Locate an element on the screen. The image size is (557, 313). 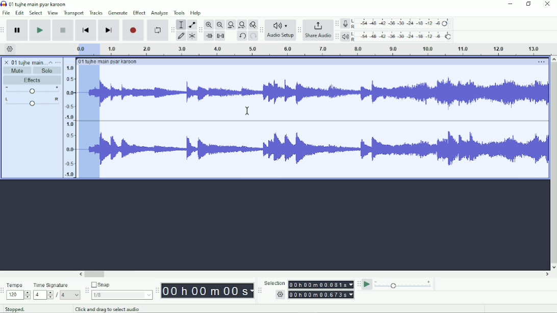
Audacity playback meter toolbar is located at coordinates (337, 36).